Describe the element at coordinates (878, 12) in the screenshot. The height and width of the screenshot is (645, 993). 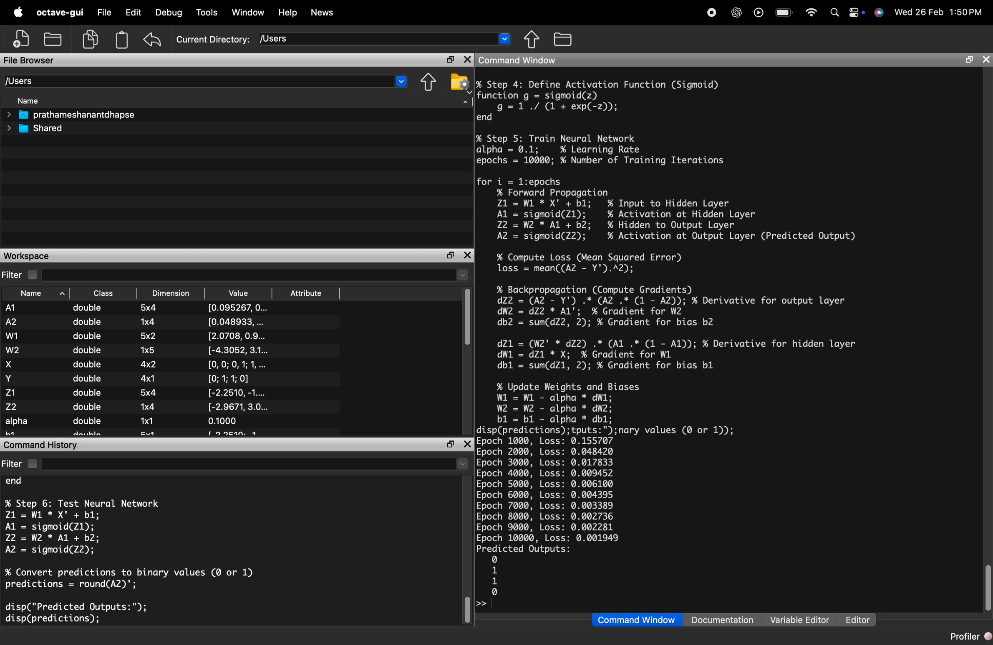
I see `Siri` at that location.